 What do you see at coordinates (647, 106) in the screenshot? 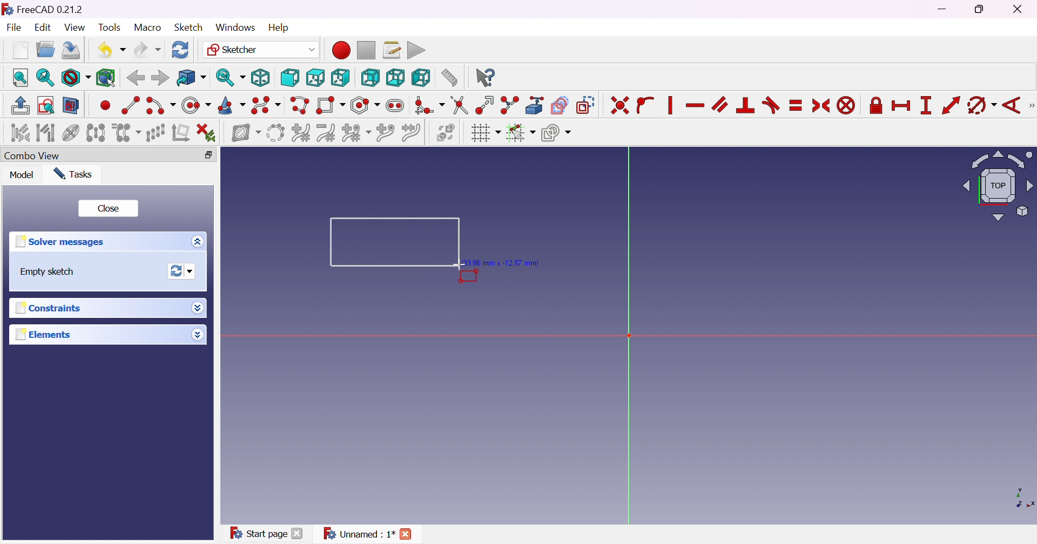
I see `Constrain point onto object` at bounding box center [647, 106].